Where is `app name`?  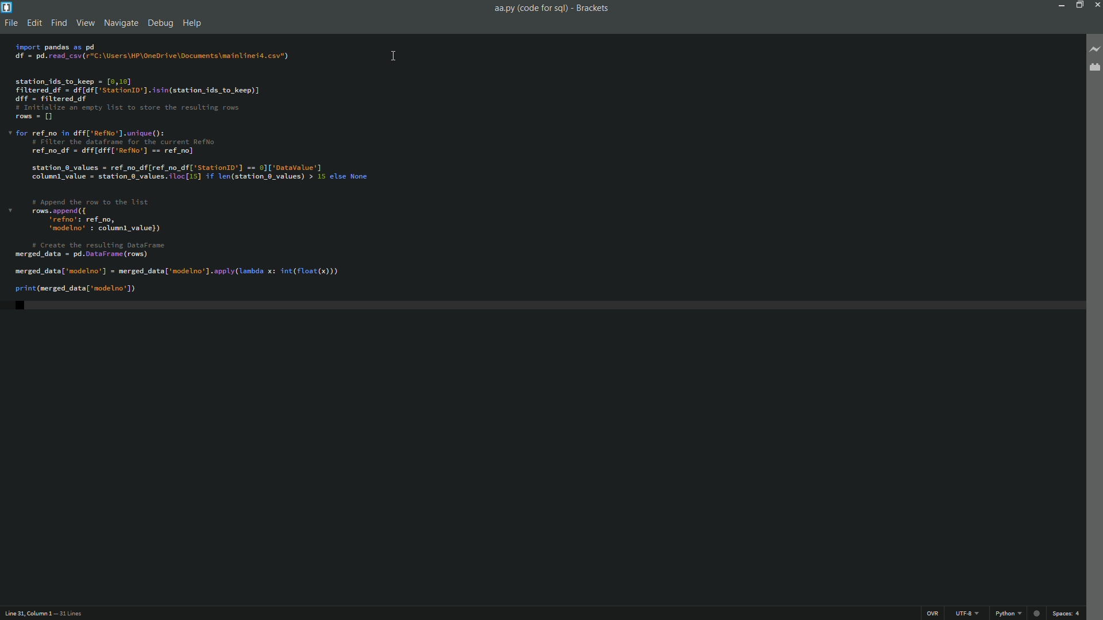 app name is located at coordinates (593, 7).